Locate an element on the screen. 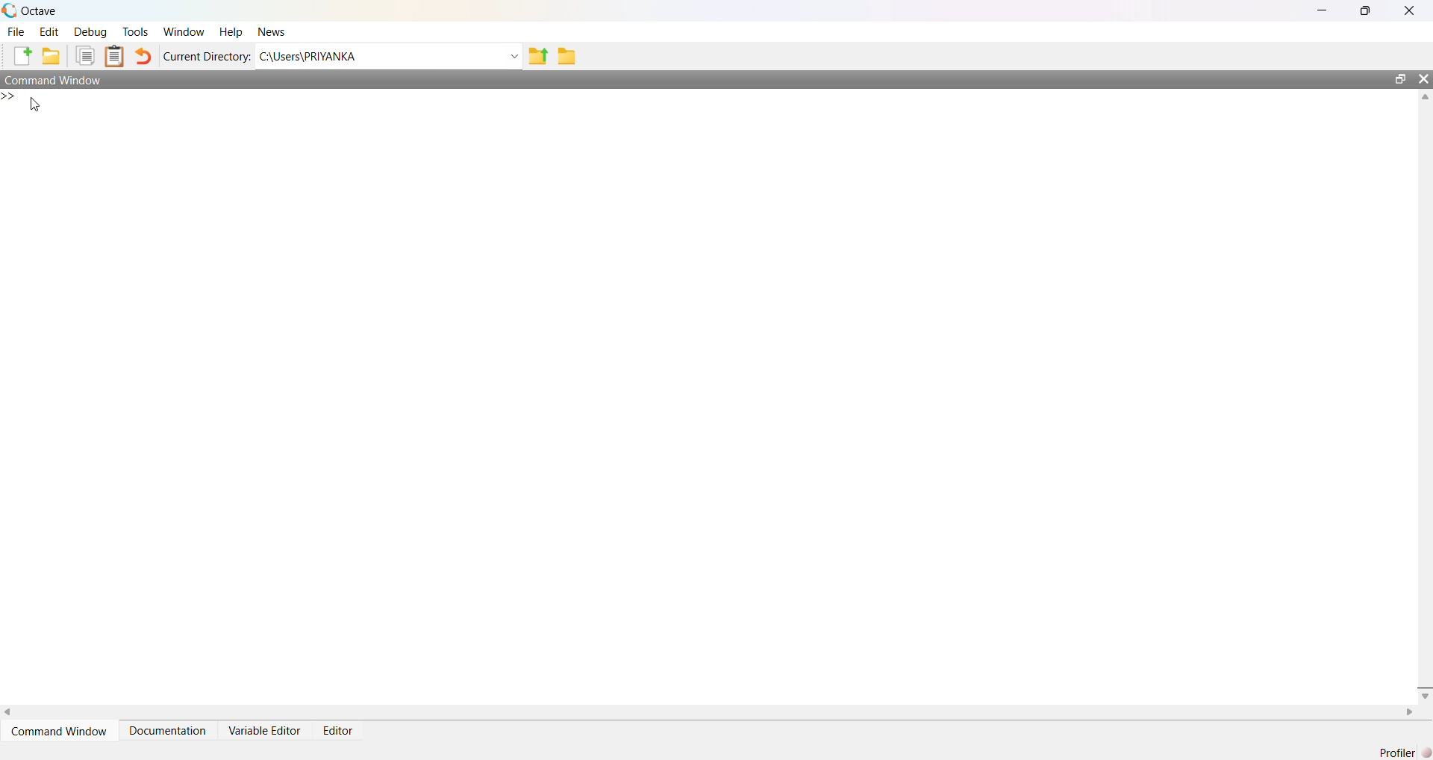 The height and width of the screenshot is (760, 1433). close is located at coordinates (1412, 10).